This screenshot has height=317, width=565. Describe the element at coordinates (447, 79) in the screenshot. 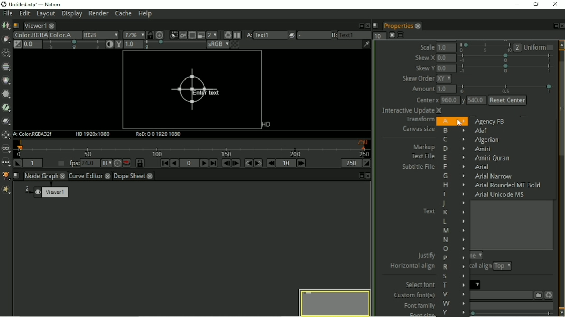

I see `xy` at that location.